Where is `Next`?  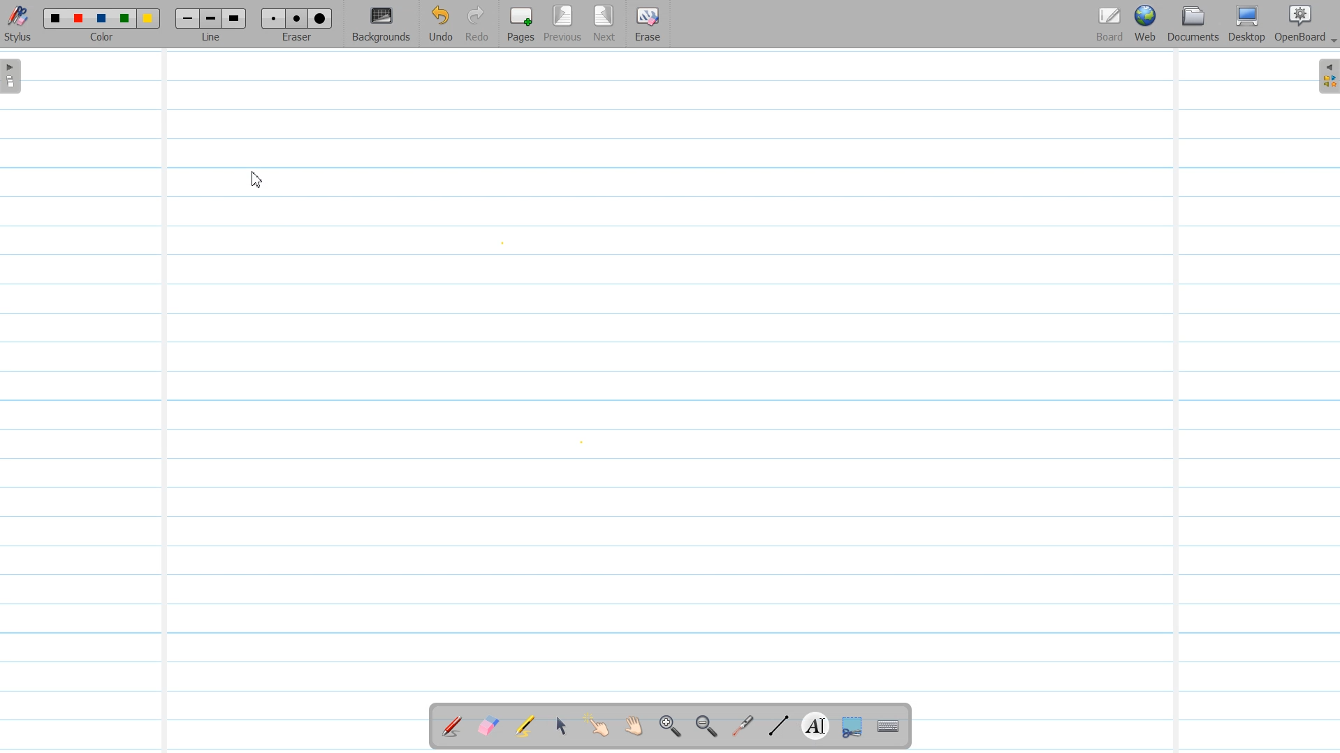
Next is located at coordinates (604, 24).